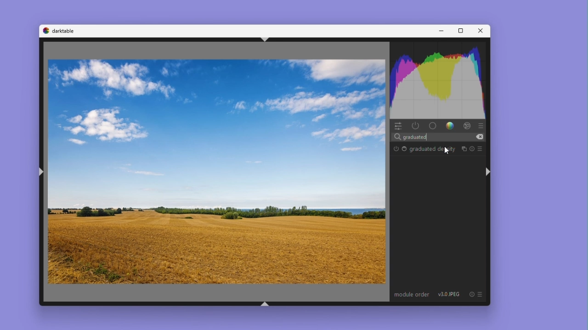  I want to click on Quick access, so click(398, 126).